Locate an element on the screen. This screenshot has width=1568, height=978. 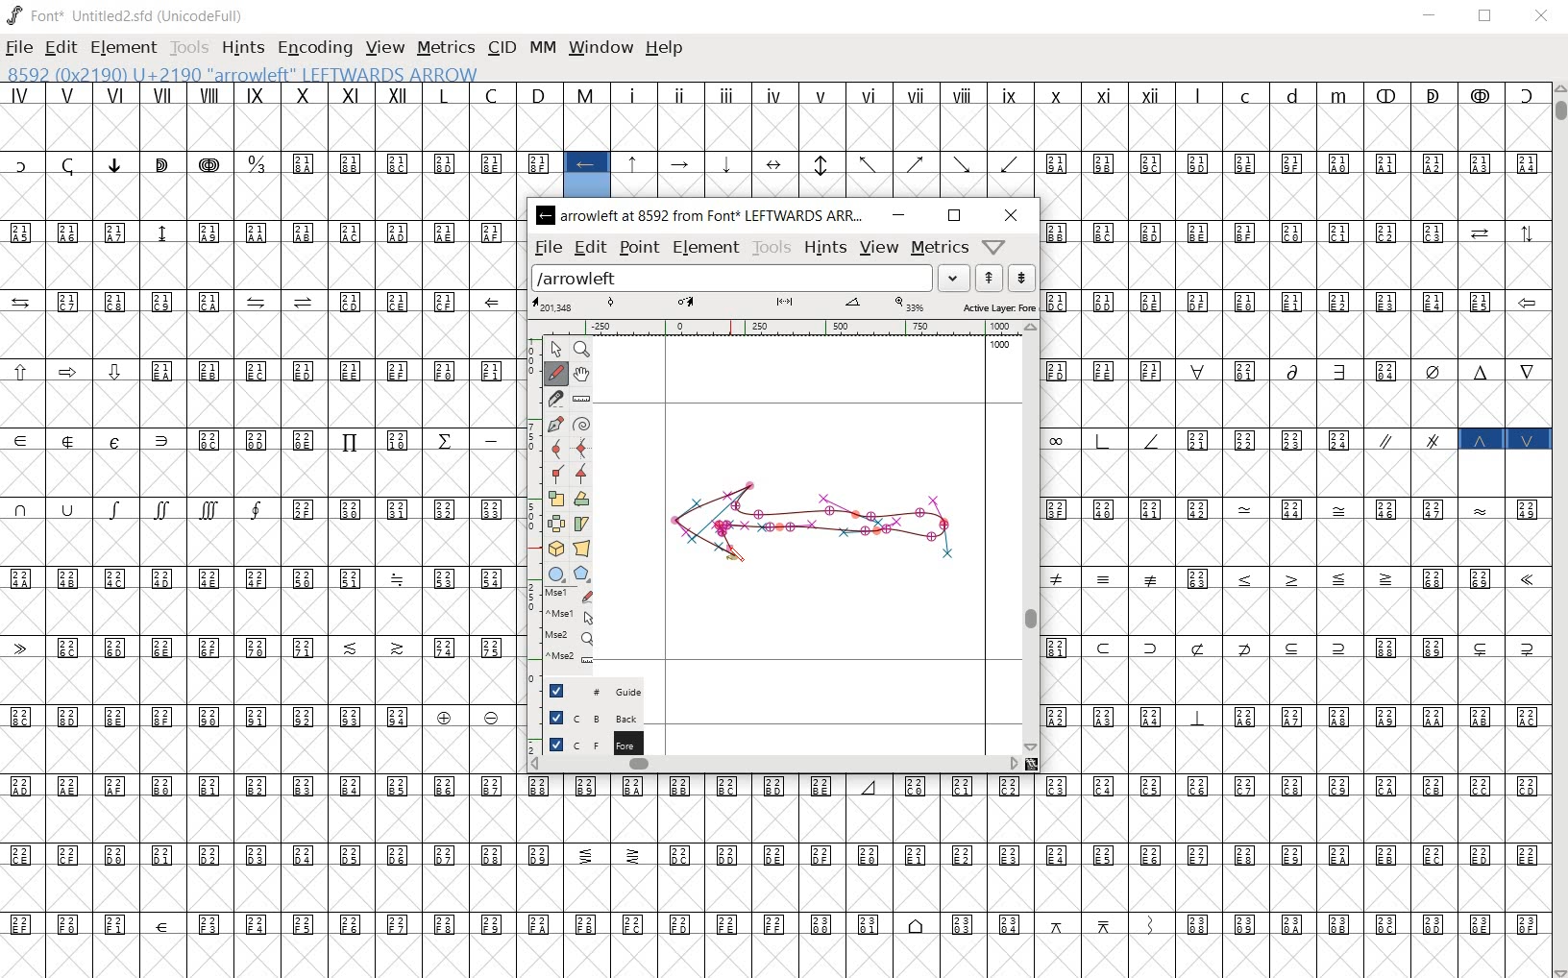
edit is located at coordinates (60, 49).